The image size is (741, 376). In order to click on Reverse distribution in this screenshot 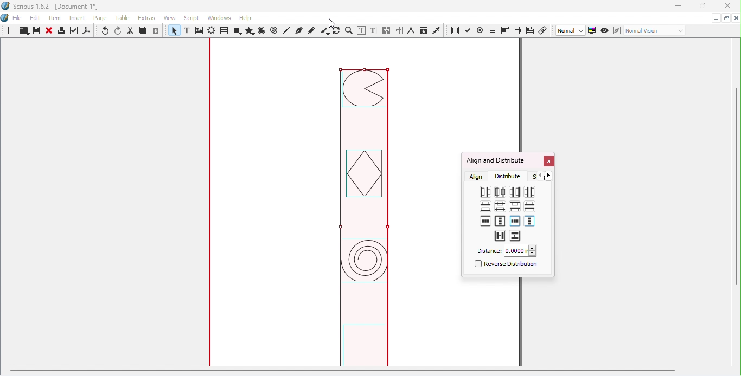, I will do `click(504, 265)`.